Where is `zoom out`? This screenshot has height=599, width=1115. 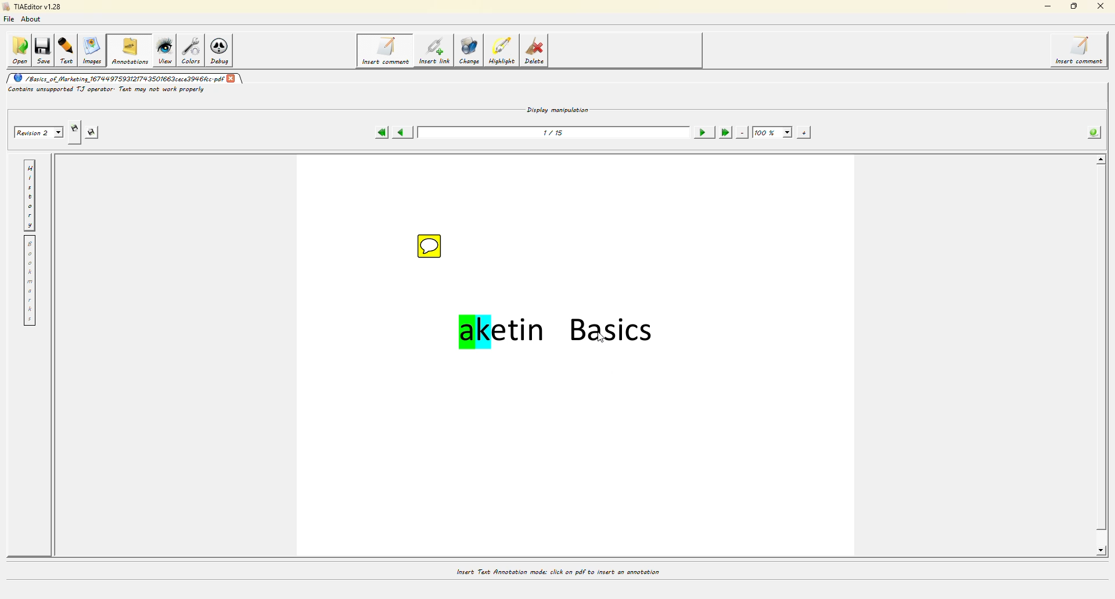 zoom out is located at coordinates (742, 132).